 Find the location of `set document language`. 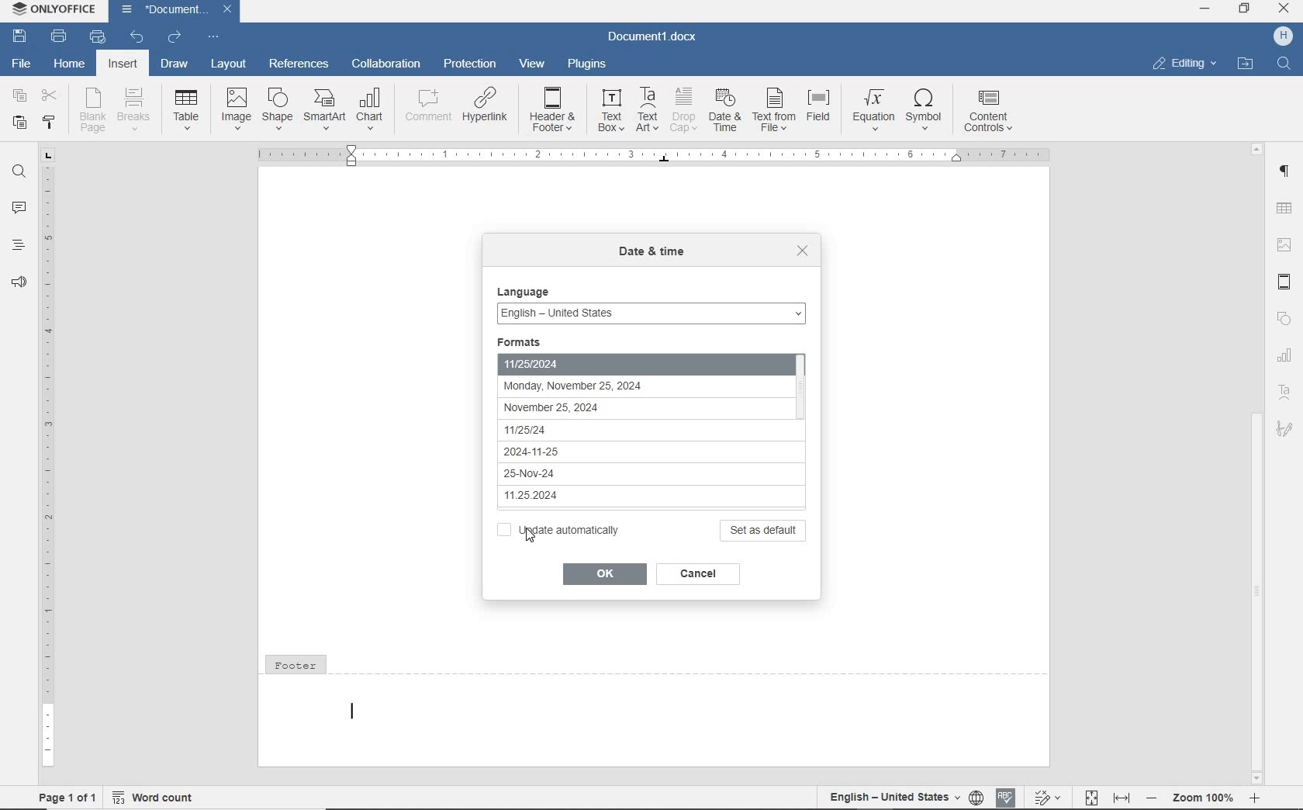

set document language is located at coordinates (976, 798).